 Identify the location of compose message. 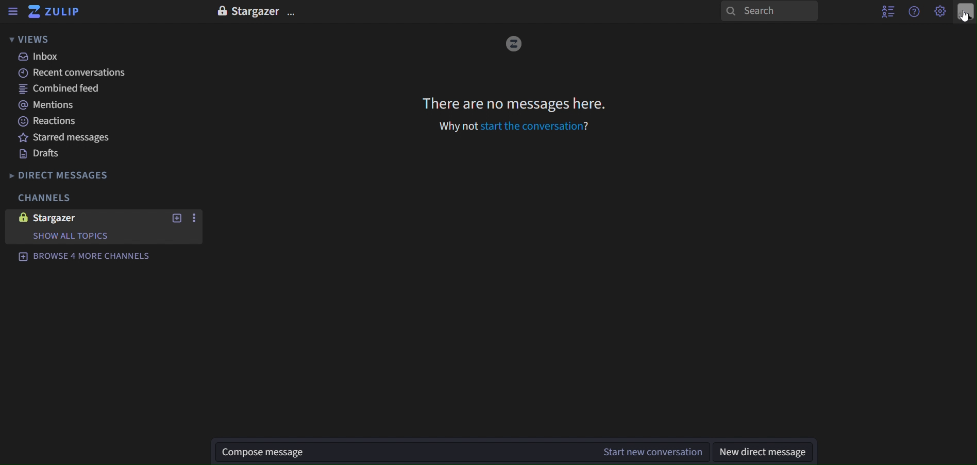
(265, 449).